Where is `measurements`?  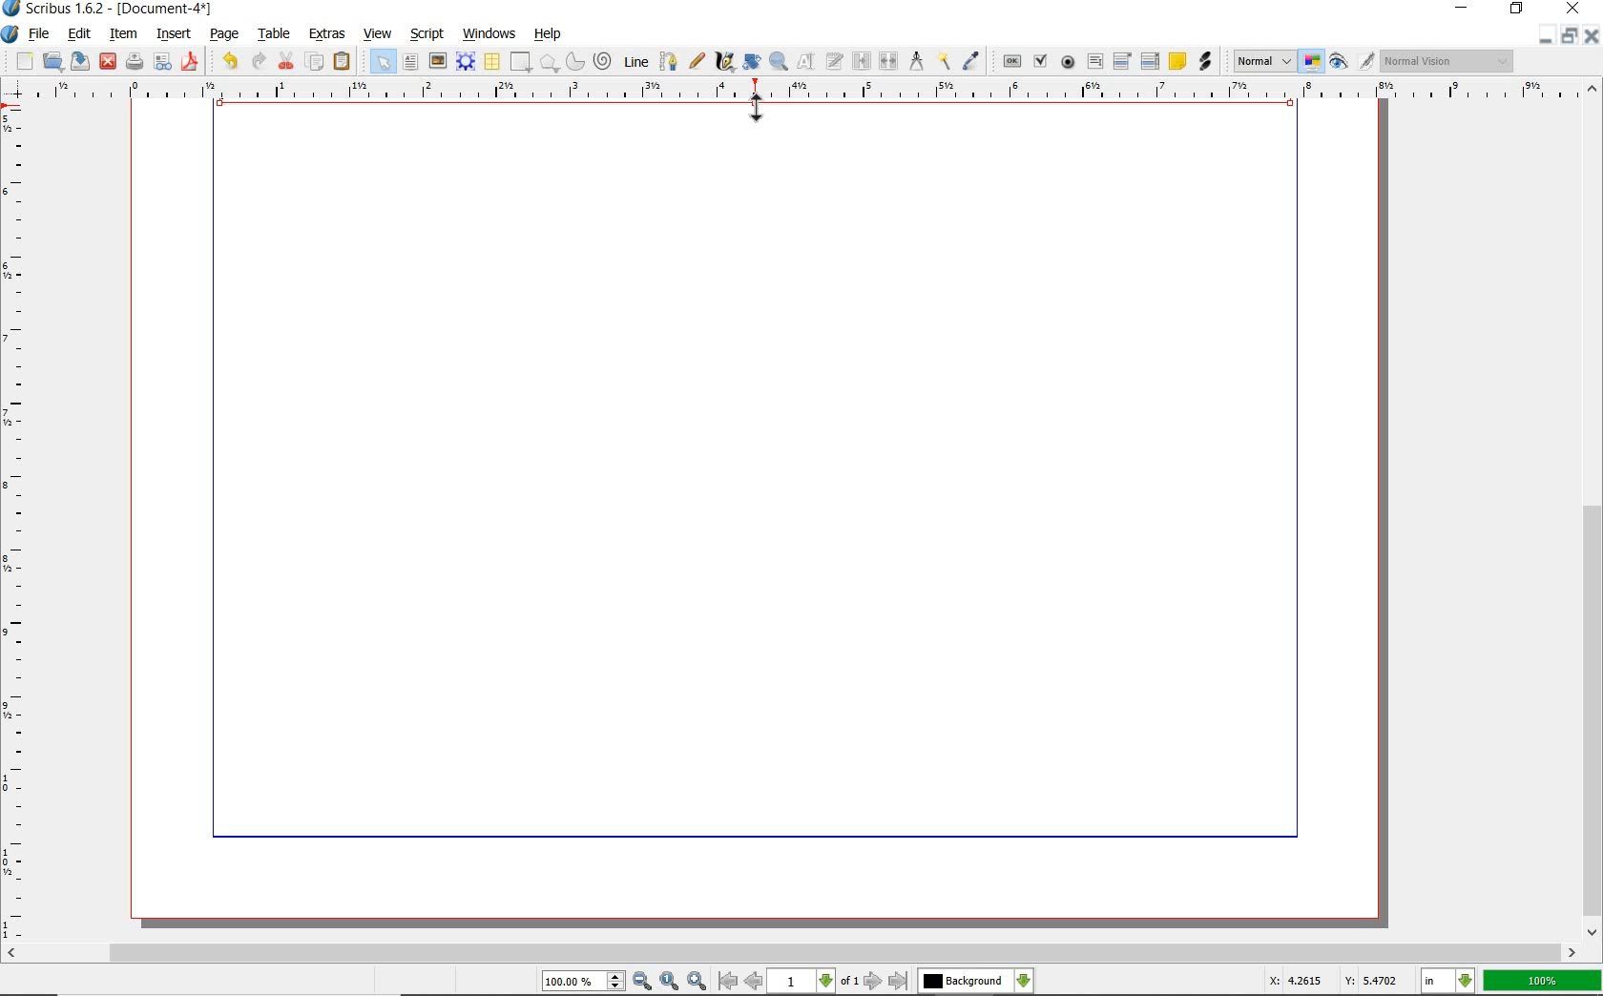 measurements is located at coordinates (916, 62).